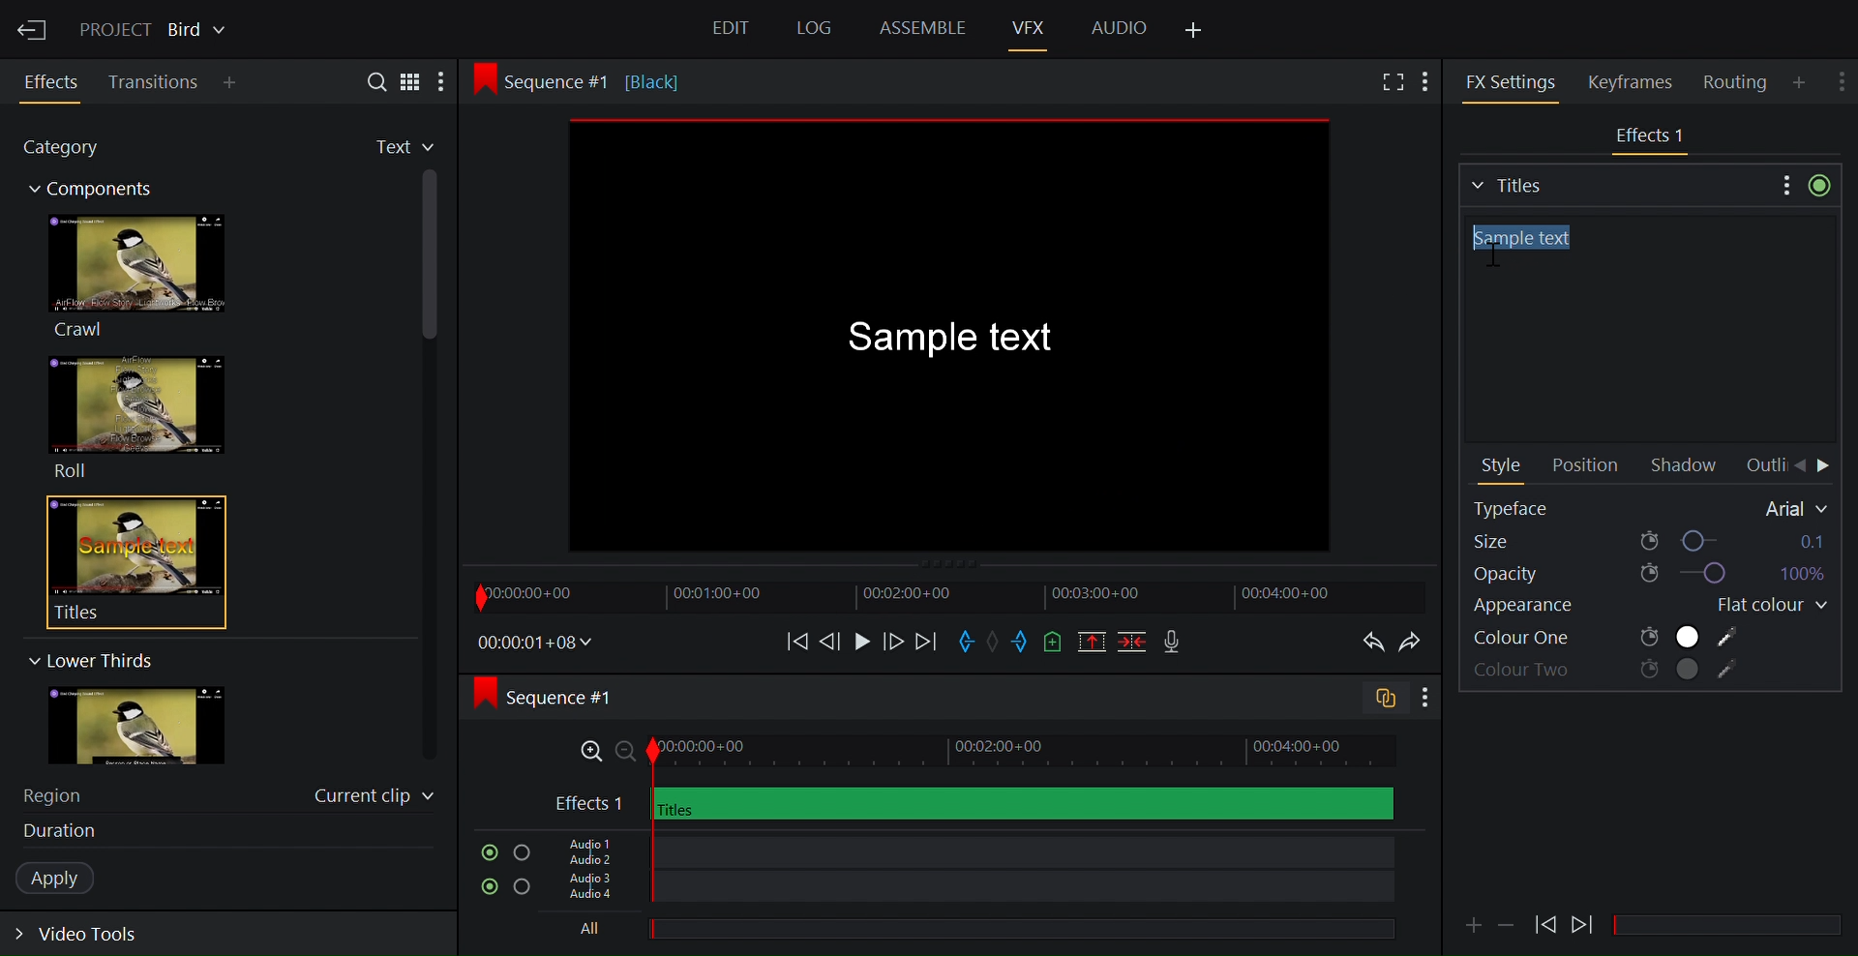 Image resolution: width=1858 pixels, height=956 pixels. What do you see at coordinates (1508, 923) in the screenshot?
I see `Minimize` at bounding box center [1508, 923].